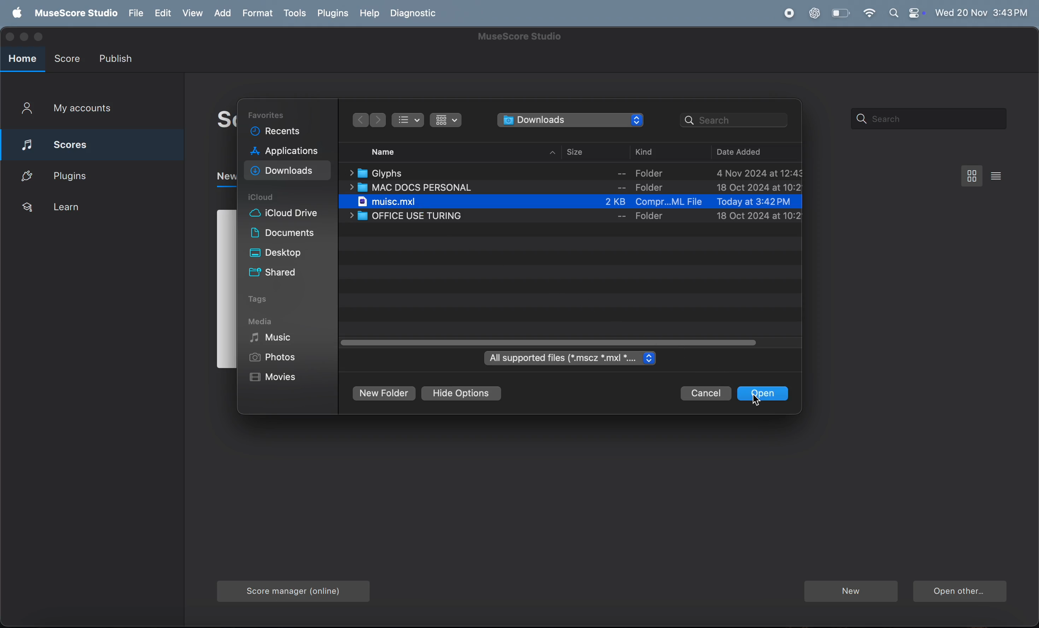  I want to click on downloads, so click(571, 121).